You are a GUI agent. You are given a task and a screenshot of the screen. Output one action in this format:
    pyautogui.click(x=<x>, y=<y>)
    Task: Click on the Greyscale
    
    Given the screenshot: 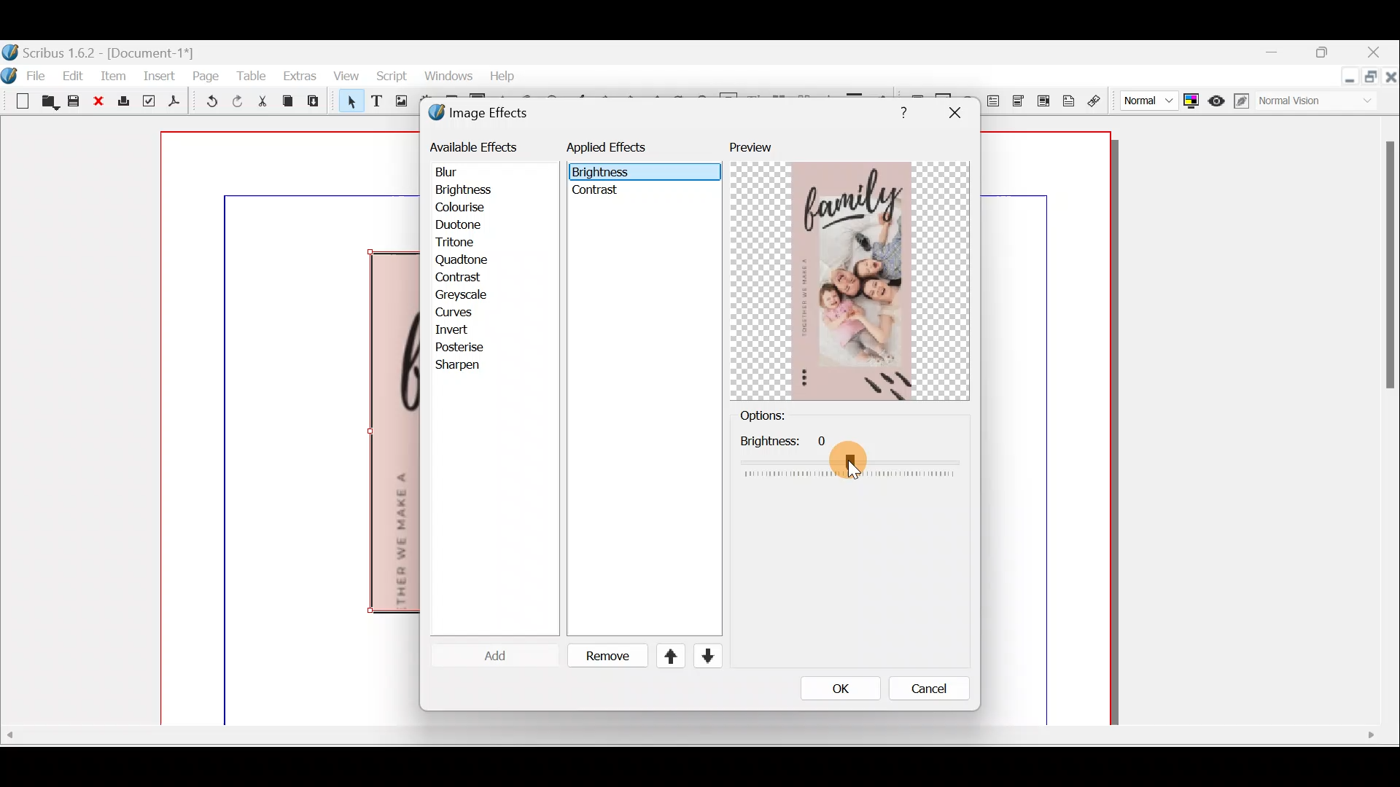 What is the action you would take?
    pyautogui.click(x=466, y=294)
    